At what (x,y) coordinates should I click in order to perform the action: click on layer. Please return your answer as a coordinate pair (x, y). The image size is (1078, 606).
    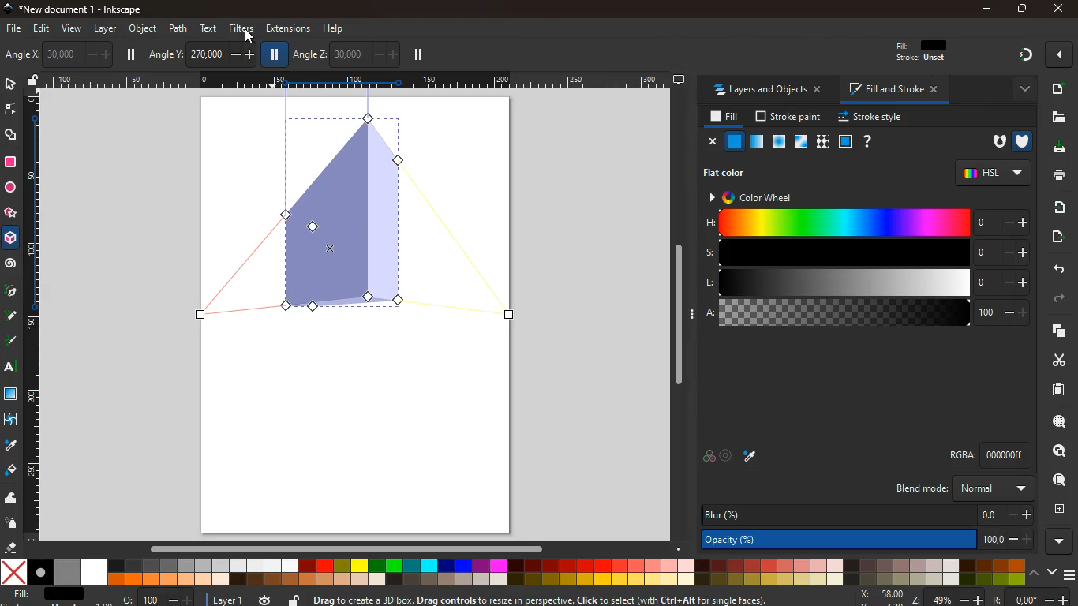
    Looking at the image, I should click on (105, 28).